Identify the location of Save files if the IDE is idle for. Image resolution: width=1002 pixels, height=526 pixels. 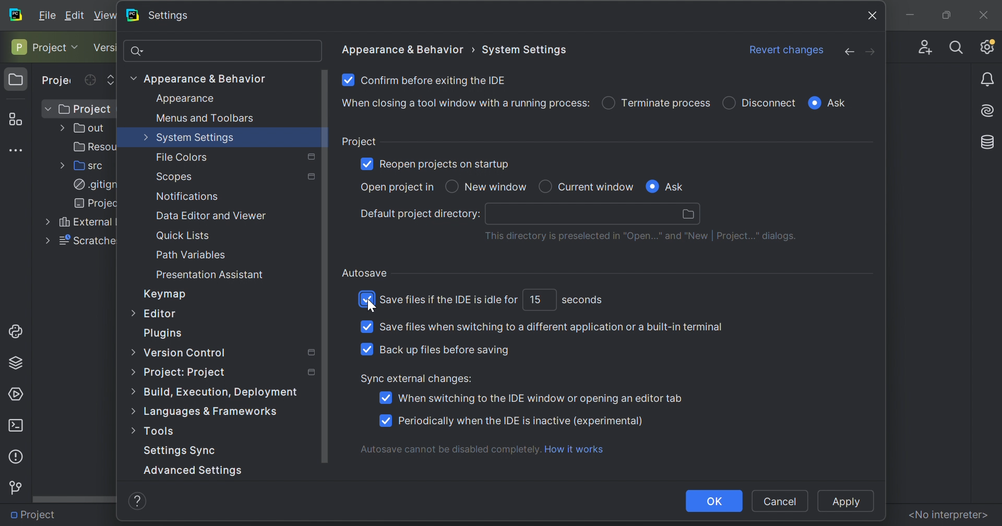
(450, 300).